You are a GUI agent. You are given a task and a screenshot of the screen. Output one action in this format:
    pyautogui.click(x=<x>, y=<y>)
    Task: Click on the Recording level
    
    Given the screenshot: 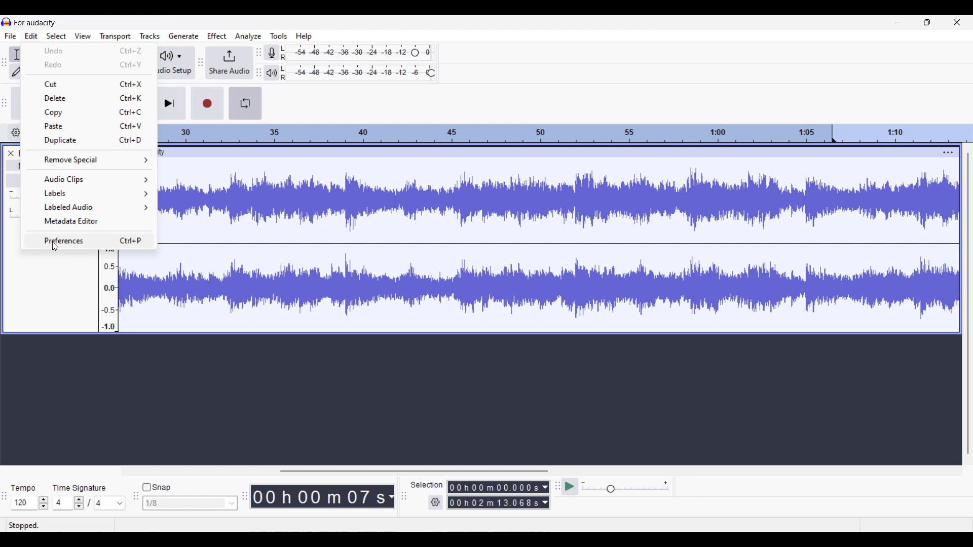 What is the action you would take?
    pyautogui.click(x=345, y=53)
    